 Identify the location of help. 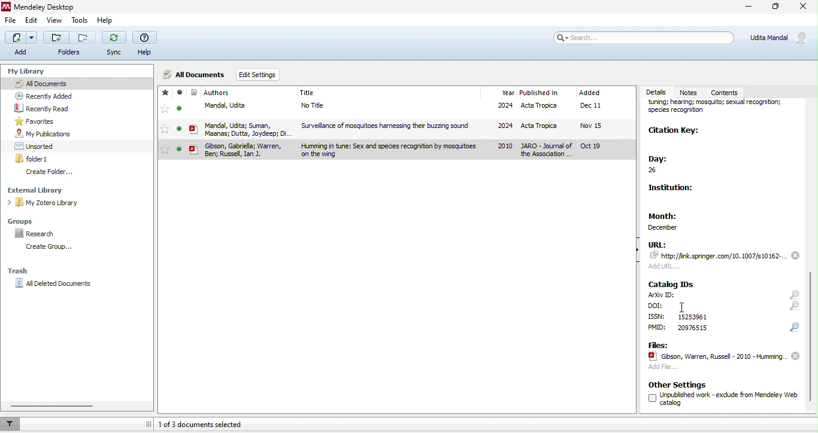
(147, 44).